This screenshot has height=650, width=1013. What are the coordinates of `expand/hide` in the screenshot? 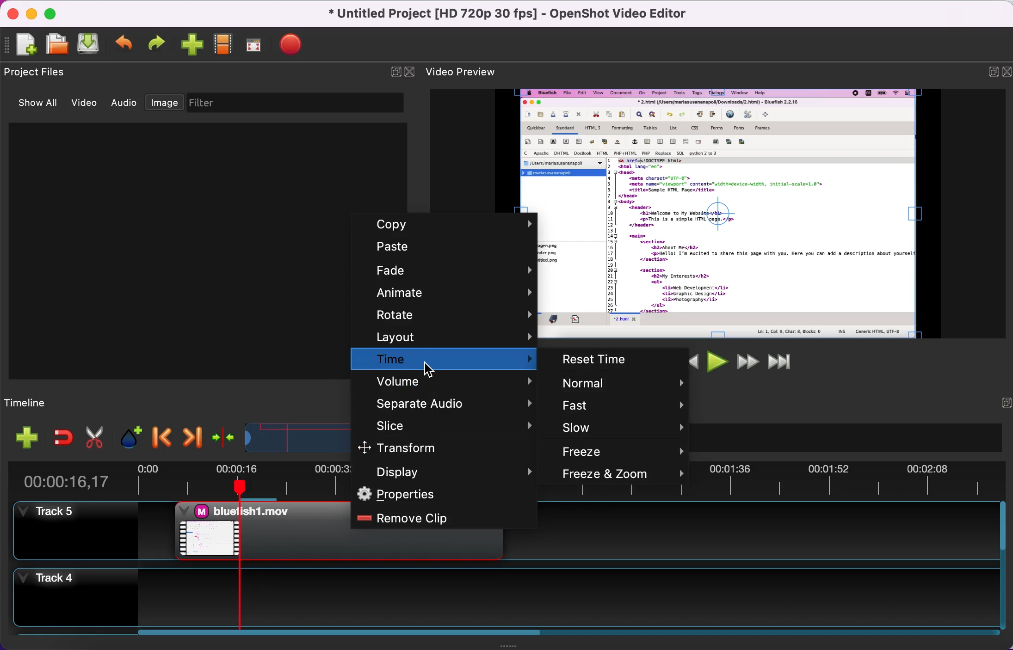 It's located at (988, 71).